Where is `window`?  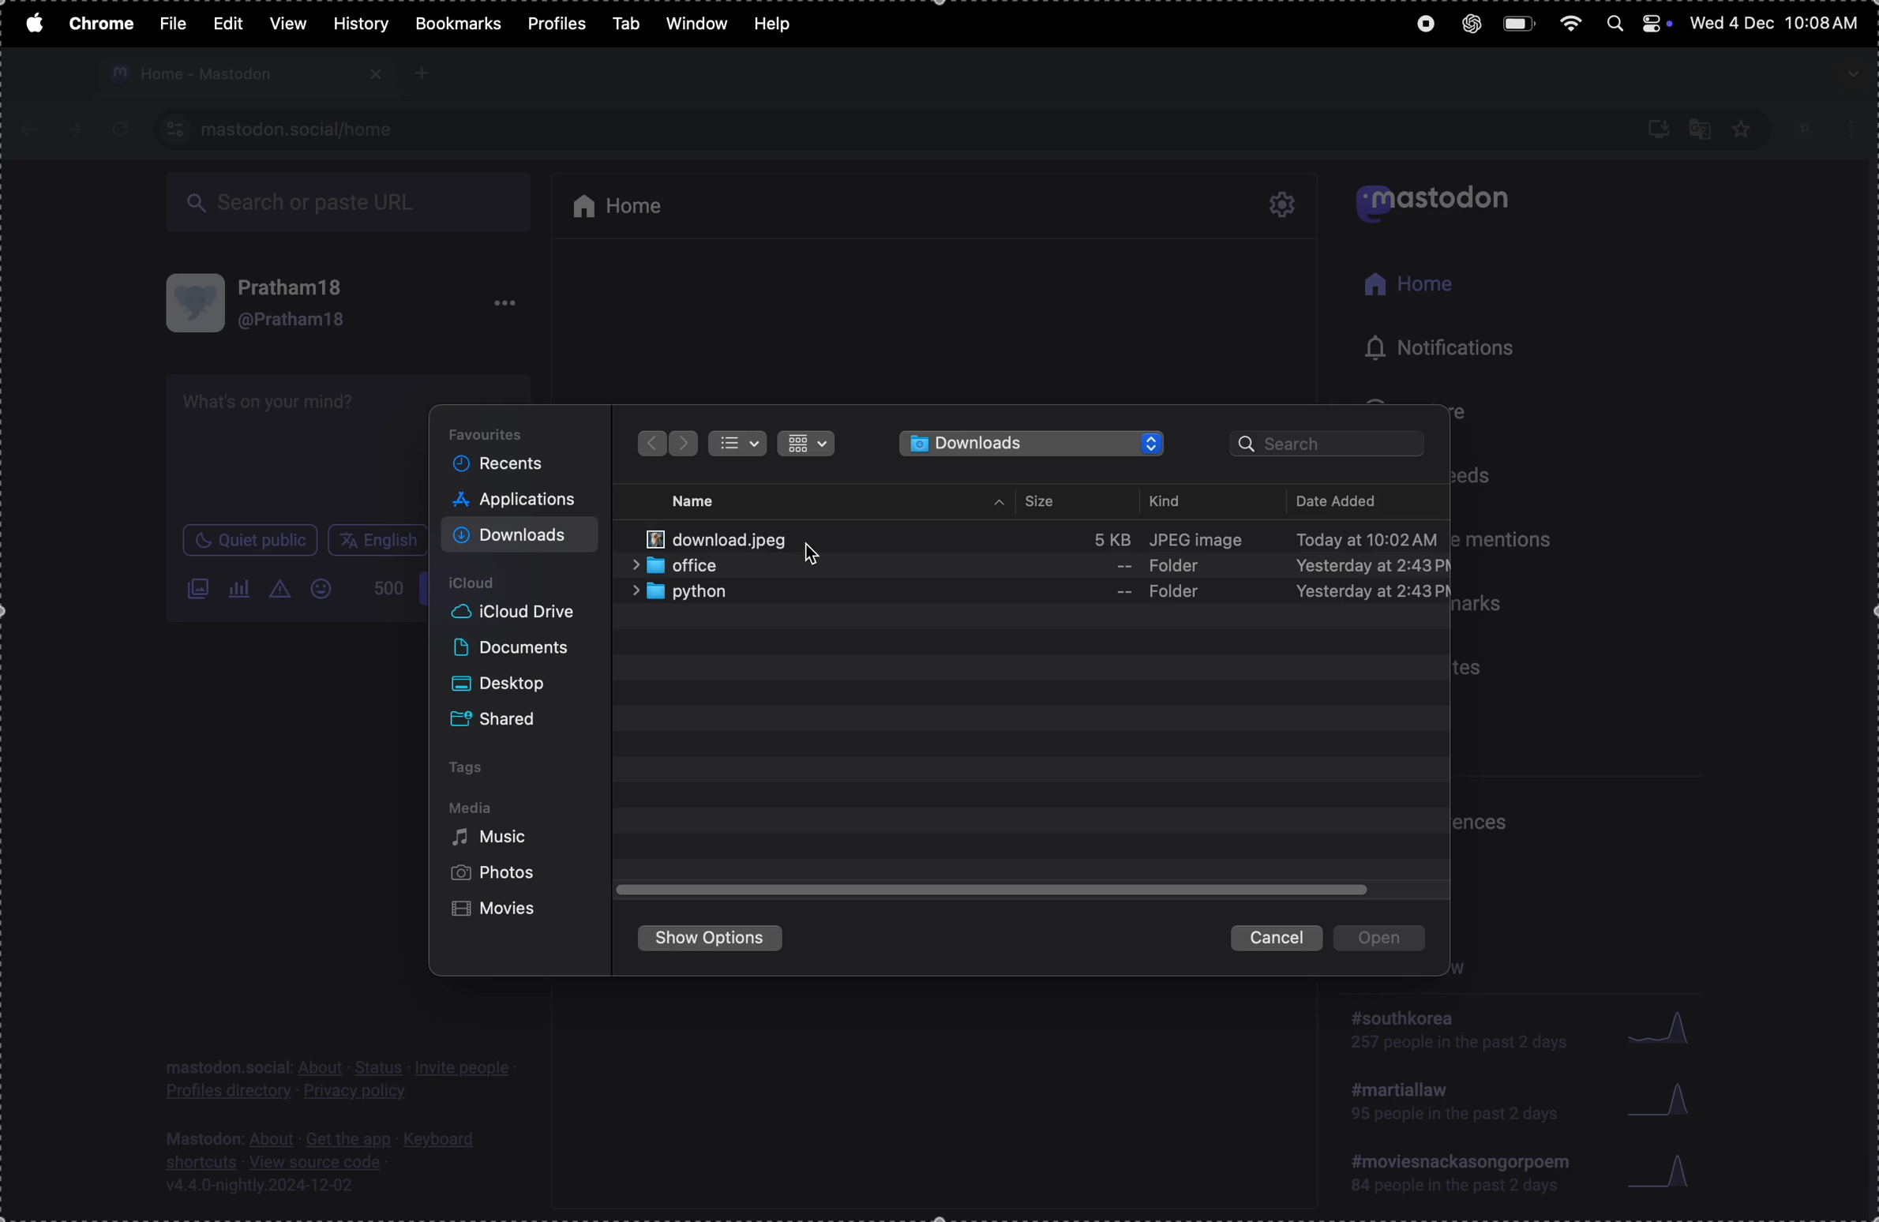
window is located at coordinates (697, 24).